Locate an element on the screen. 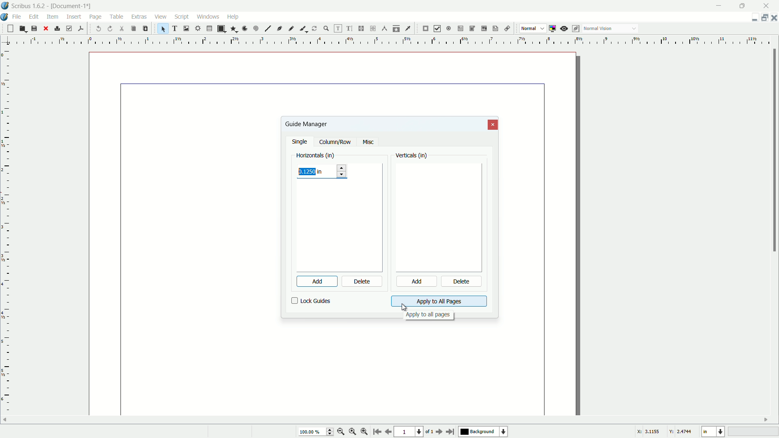 The height and width of the screenshot is (438, 779). app name is located at coordinates (28, 6).